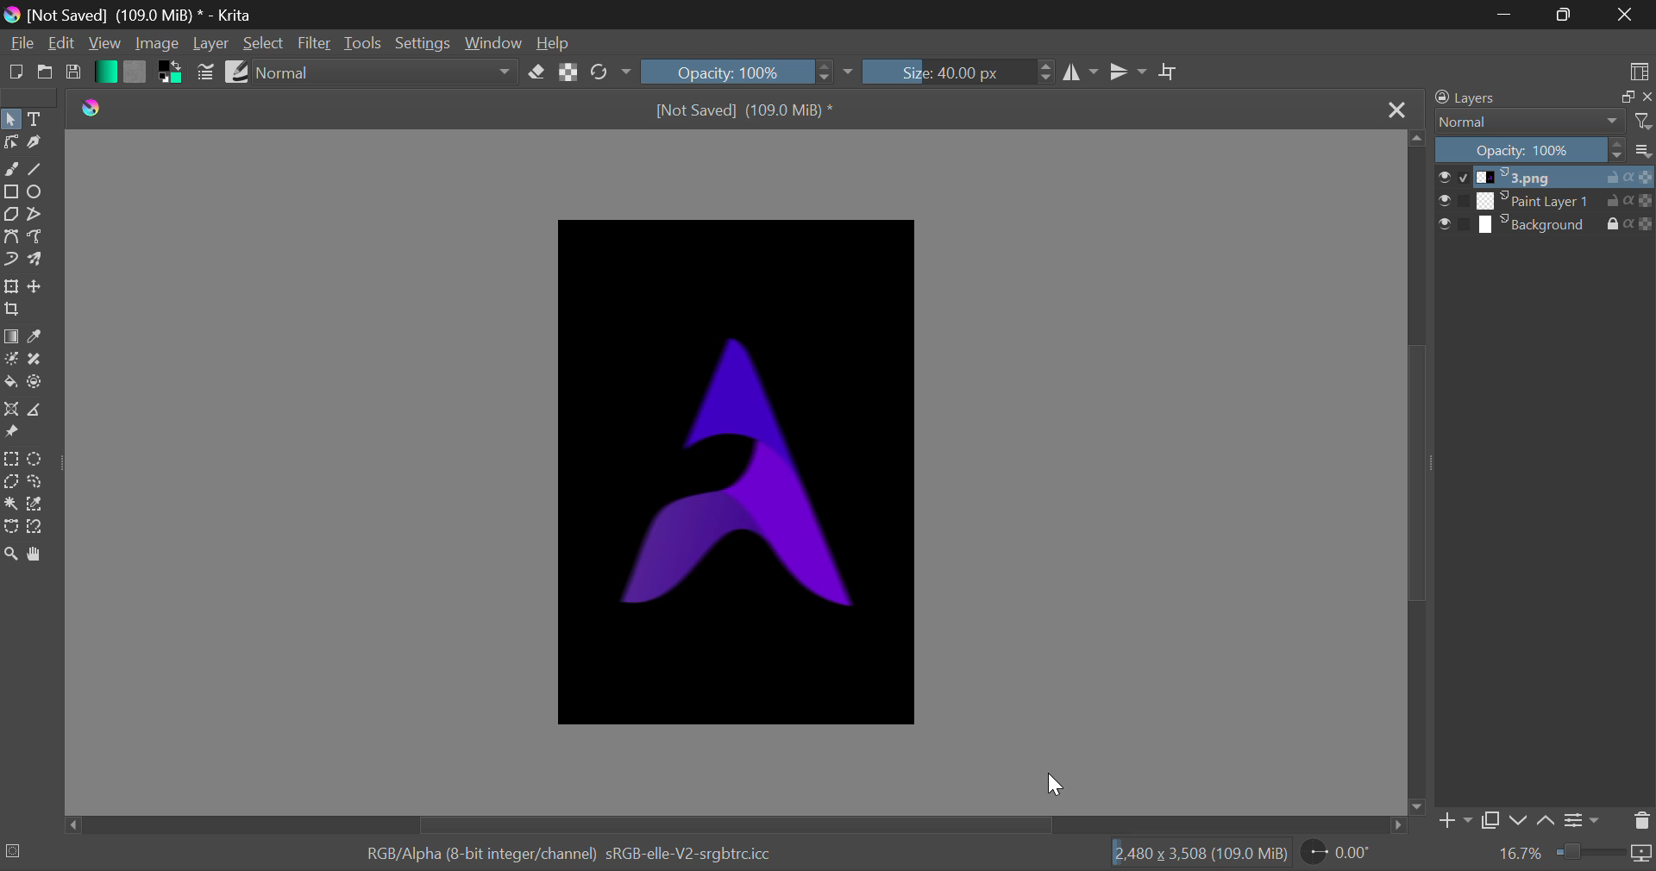  What do you see at coordinates (36, 530) in the screenshot?
I see `Magnetic Selection Tool` at bounding box center [36, 530].